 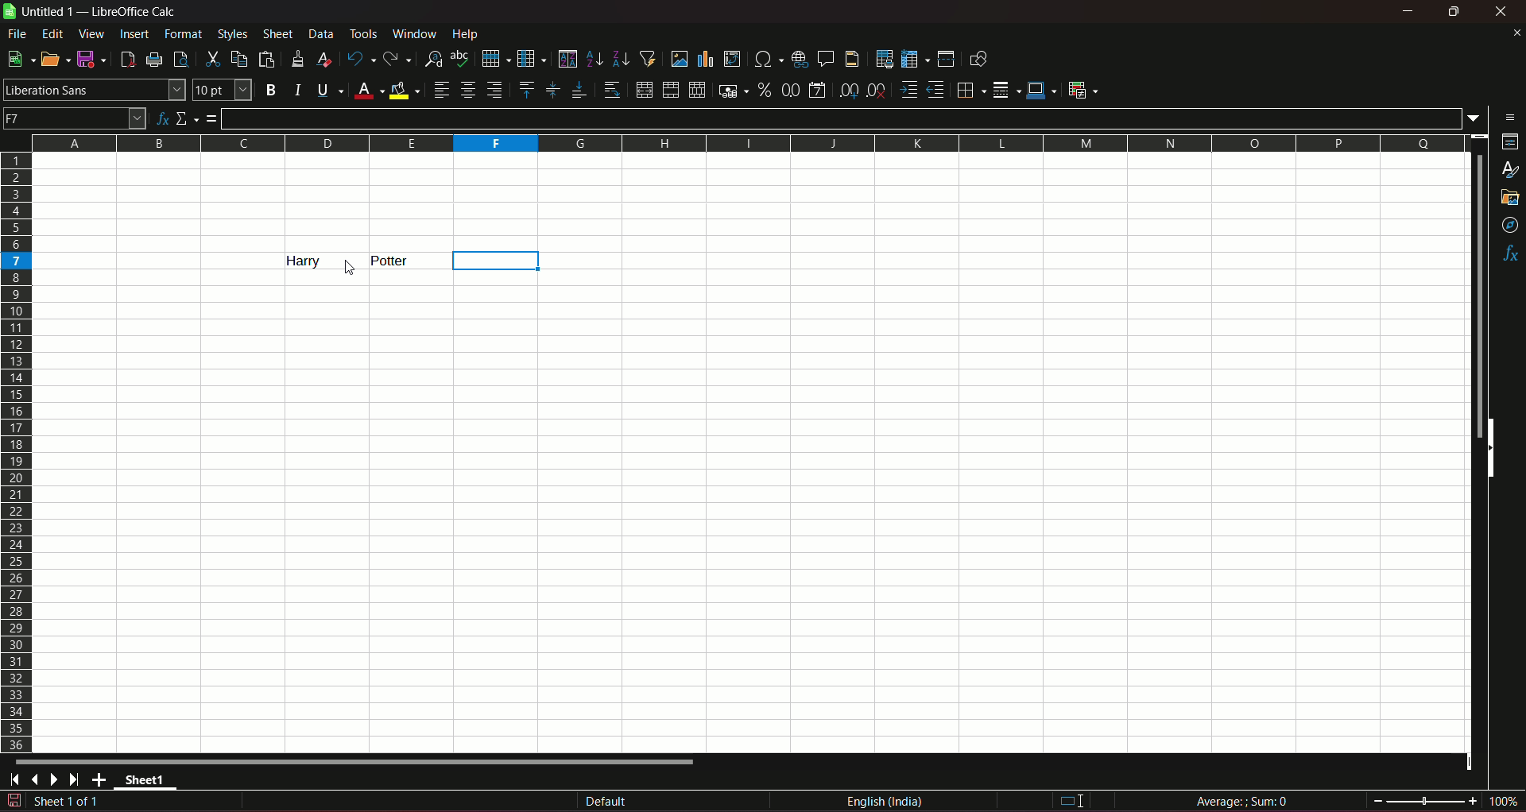 What do you see at coordinates (329, 90) in the screenshot?
I see `underline` at bounding box center [329, 90].